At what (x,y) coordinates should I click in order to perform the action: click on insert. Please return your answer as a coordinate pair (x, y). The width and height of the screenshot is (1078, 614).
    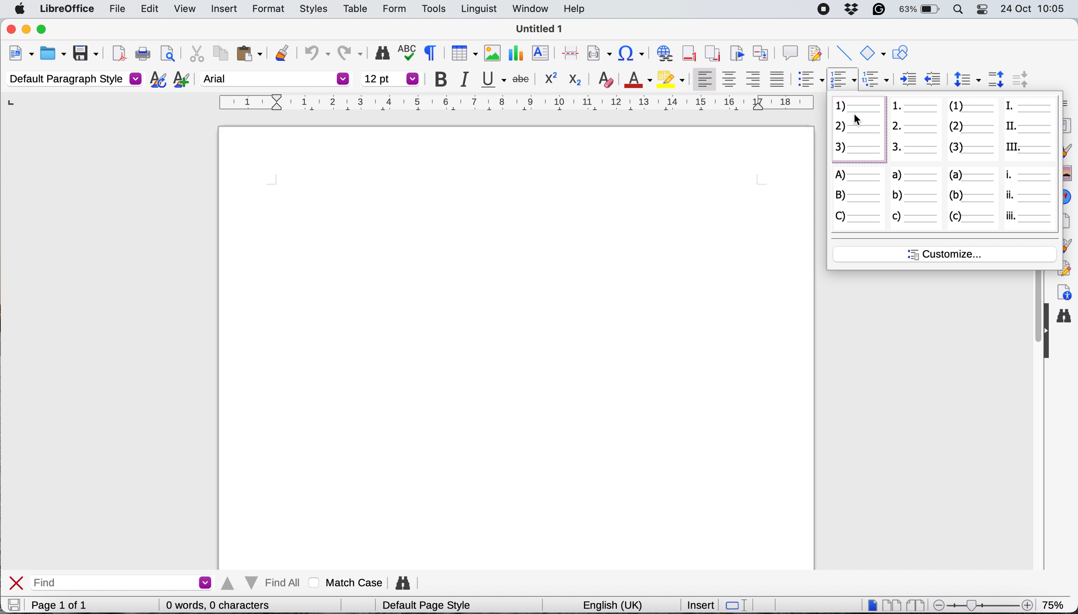
    Looking at the image, I should click on (223, 8).